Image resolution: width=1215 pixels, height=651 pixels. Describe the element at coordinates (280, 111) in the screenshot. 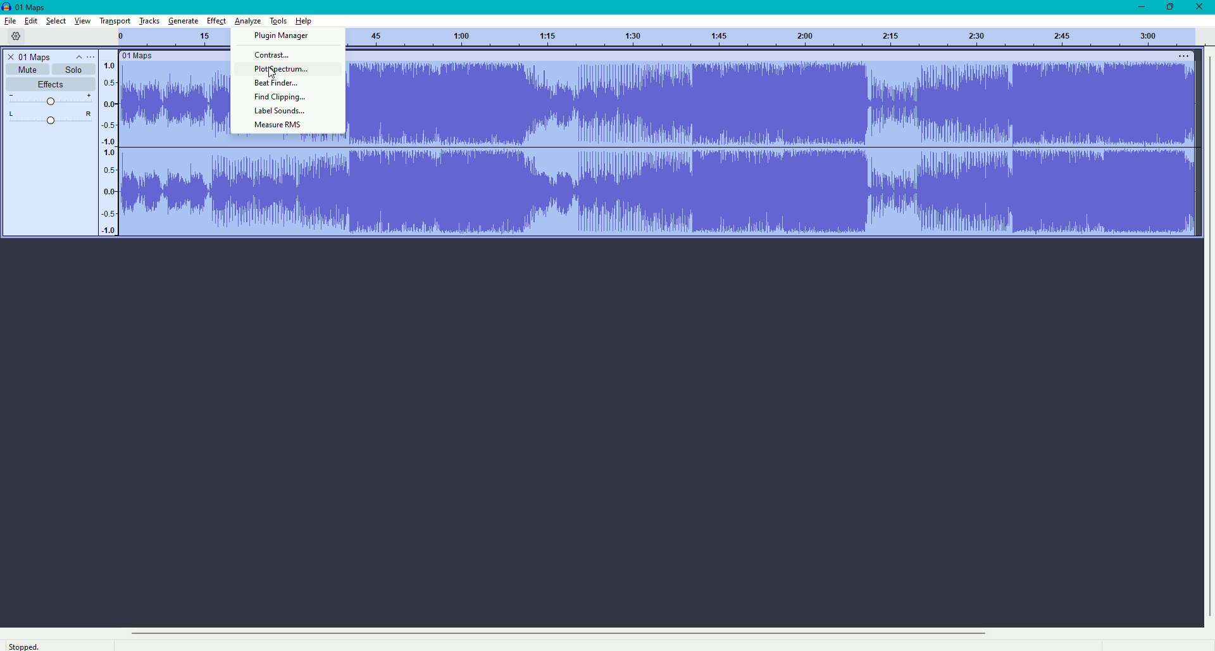

I see `Label Sounds` at that location.